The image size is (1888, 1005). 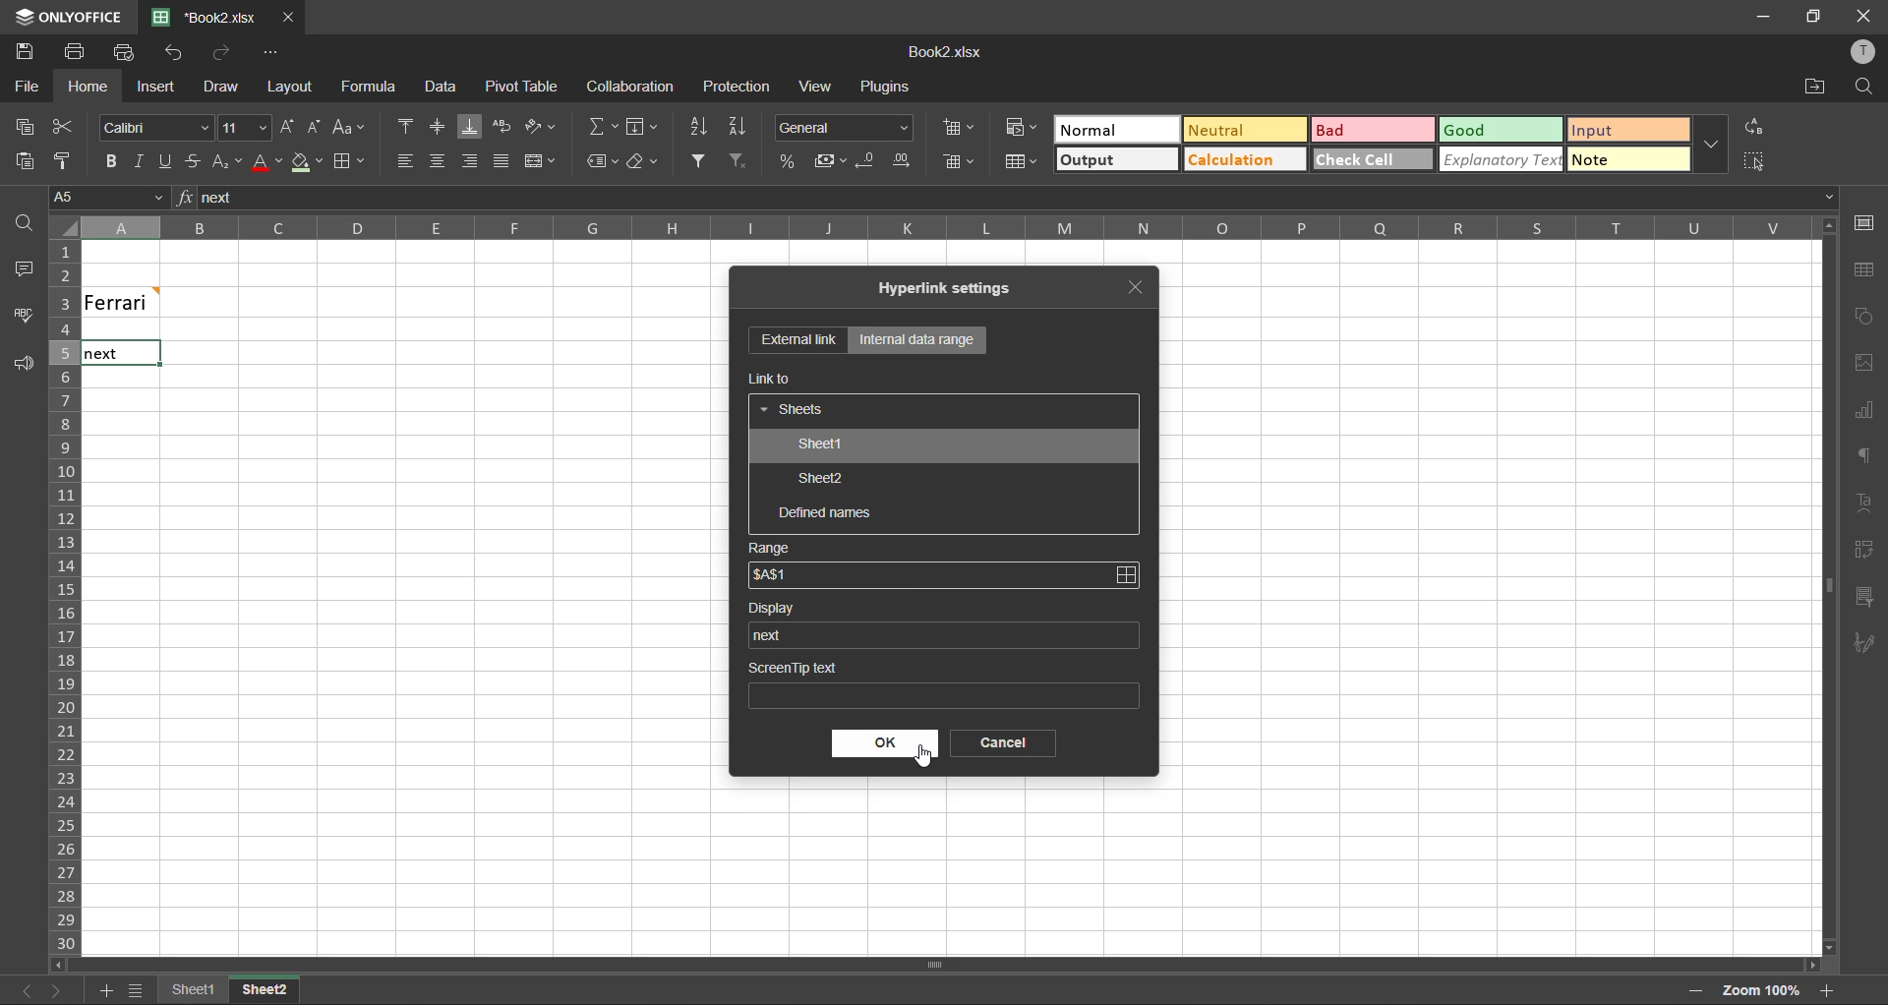 What do you see at coordinates (603, 161) in the screenshot?
I see `named ranges` at bounding box center [603, 161].